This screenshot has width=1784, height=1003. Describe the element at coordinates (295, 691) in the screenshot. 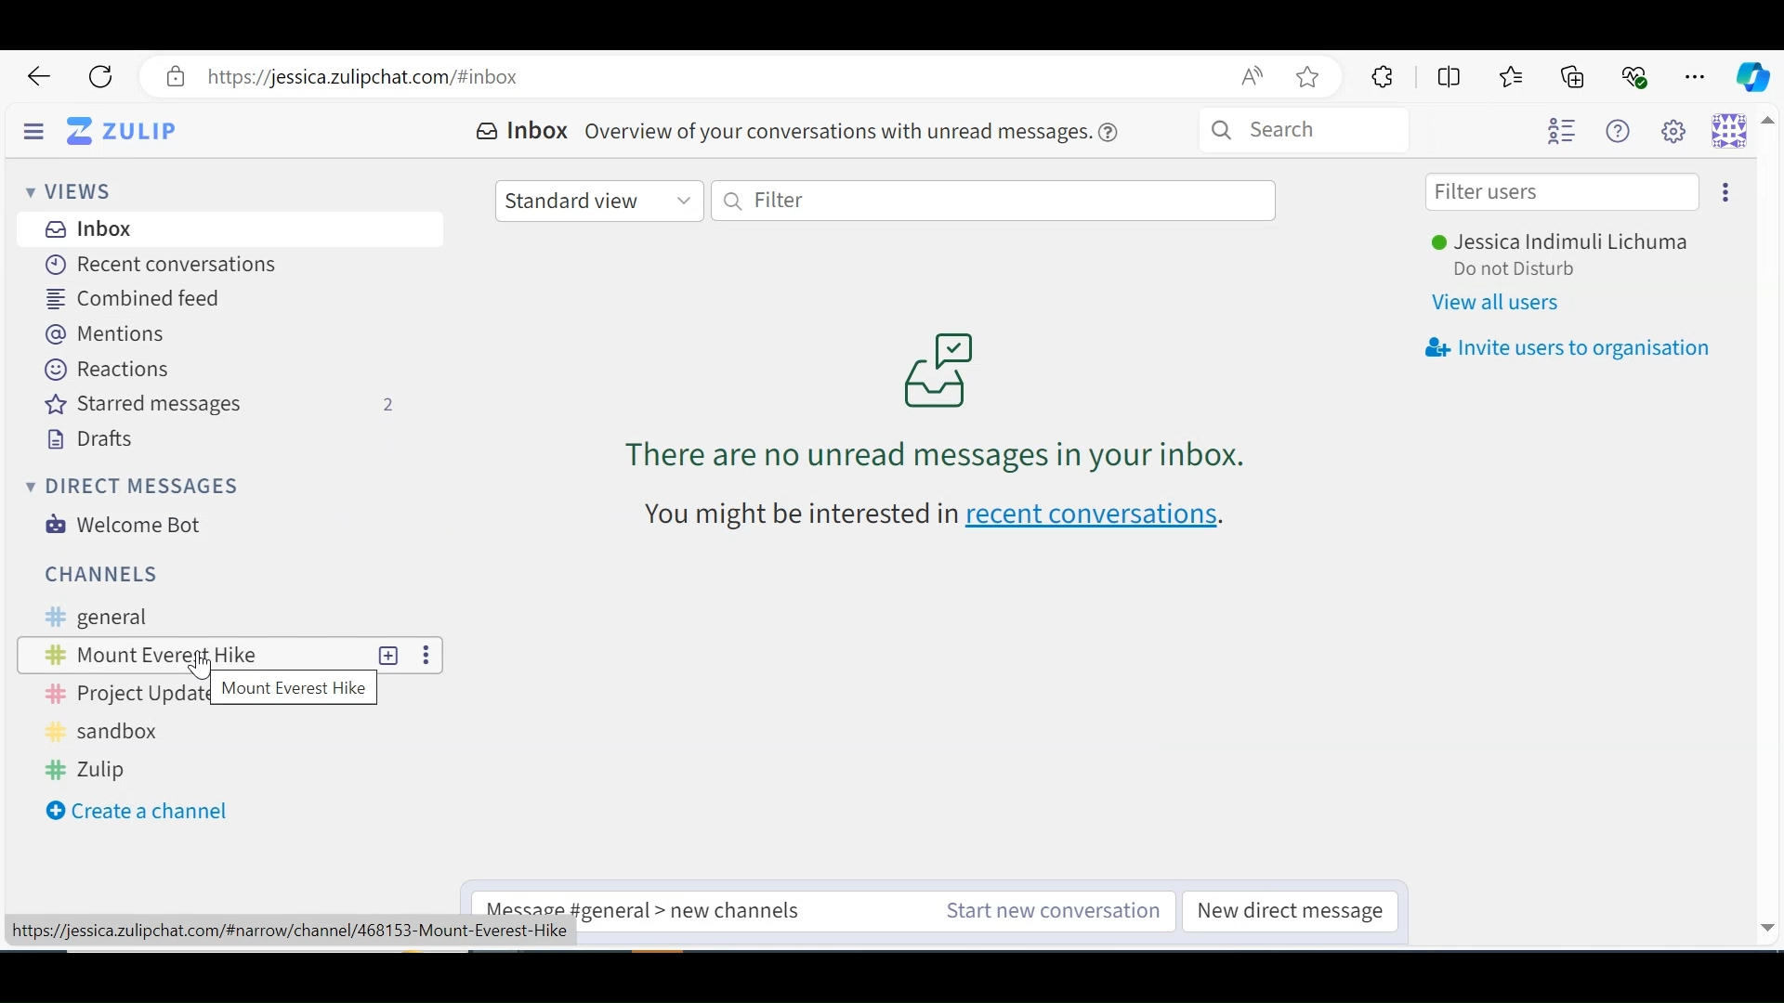

I see `Mount Everest Hike` at that location.